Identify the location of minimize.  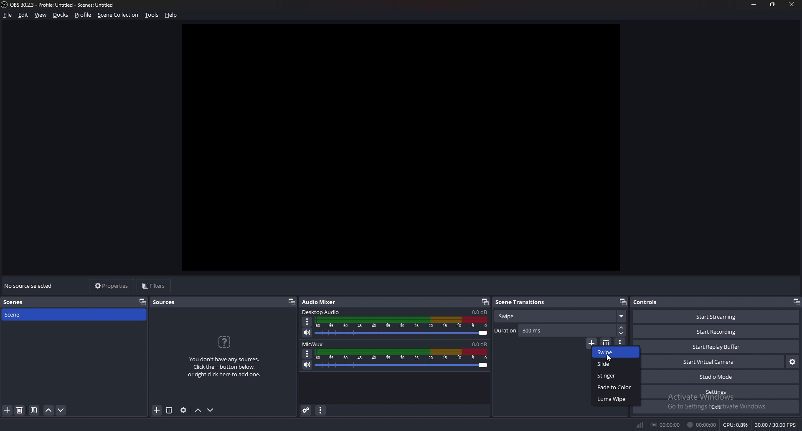
(754, 5).